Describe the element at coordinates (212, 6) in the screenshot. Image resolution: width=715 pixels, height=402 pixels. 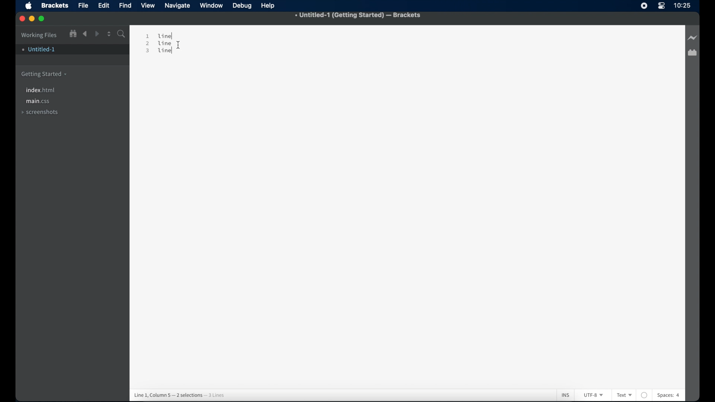
I see `window` at that location.